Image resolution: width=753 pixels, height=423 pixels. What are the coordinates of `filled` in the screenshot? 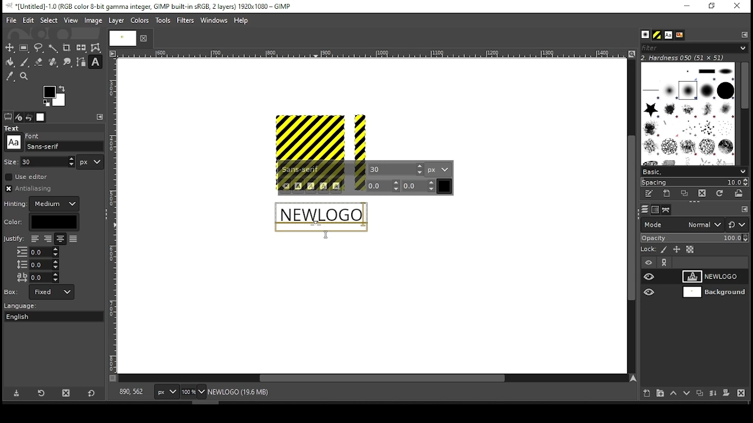 It's located at (73, 240).